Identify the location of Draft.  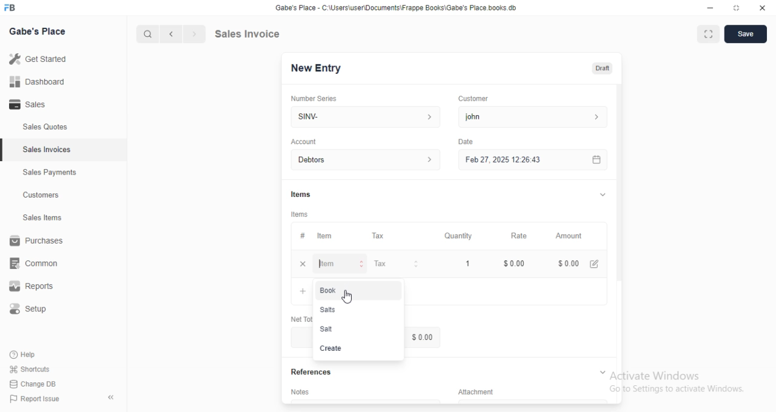
(603, 68).